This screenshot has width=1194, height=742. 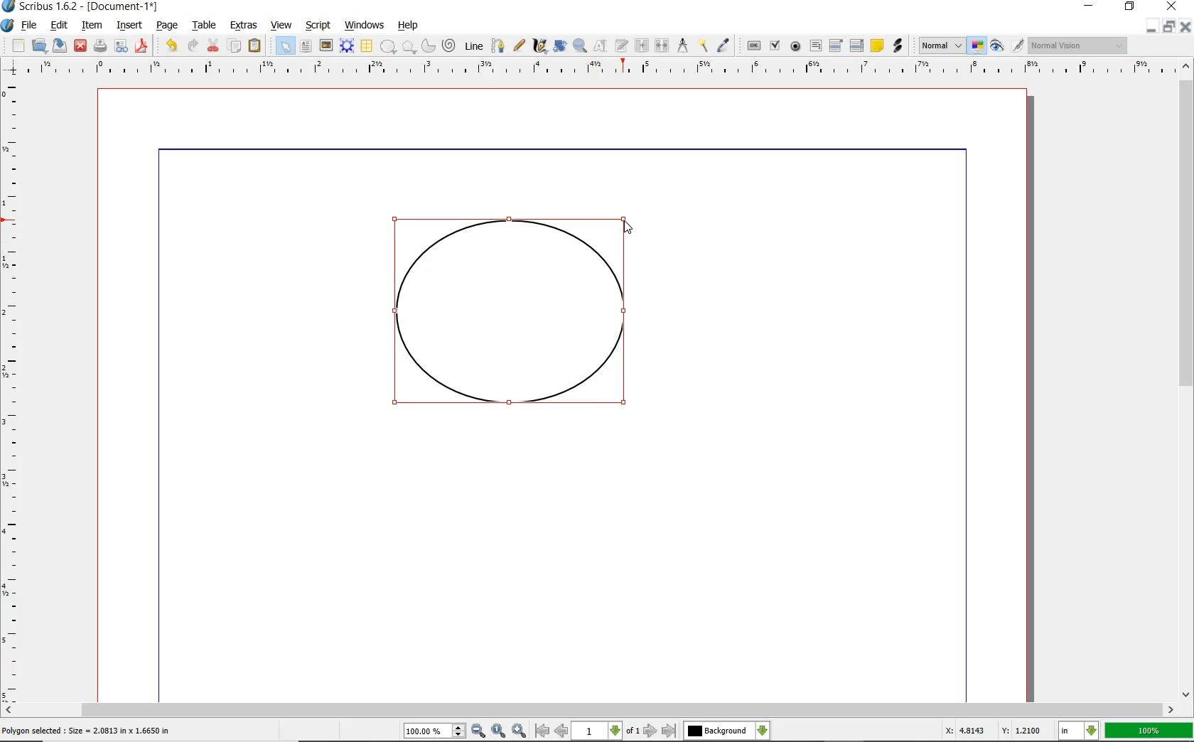 What do you see at coordinates (193, 44) in the screenshot?
I see `REDO` at bounding box center [193, 44].